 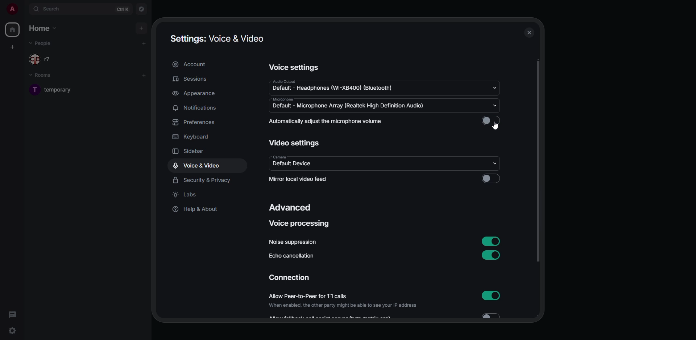 What do you see at coordinates (489, 241) in the screenshot?
I see `enabled` at bounding box center [489, 241].